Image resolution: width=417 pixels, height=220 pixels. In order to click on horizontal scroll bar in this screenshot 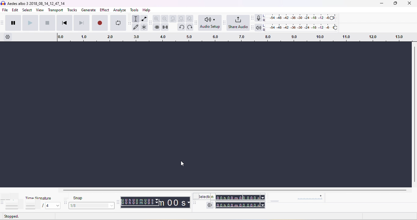, I will do `click(236, 190)`.